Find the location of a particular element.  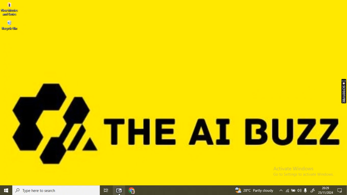

task view is located at coordinates (106, 191).